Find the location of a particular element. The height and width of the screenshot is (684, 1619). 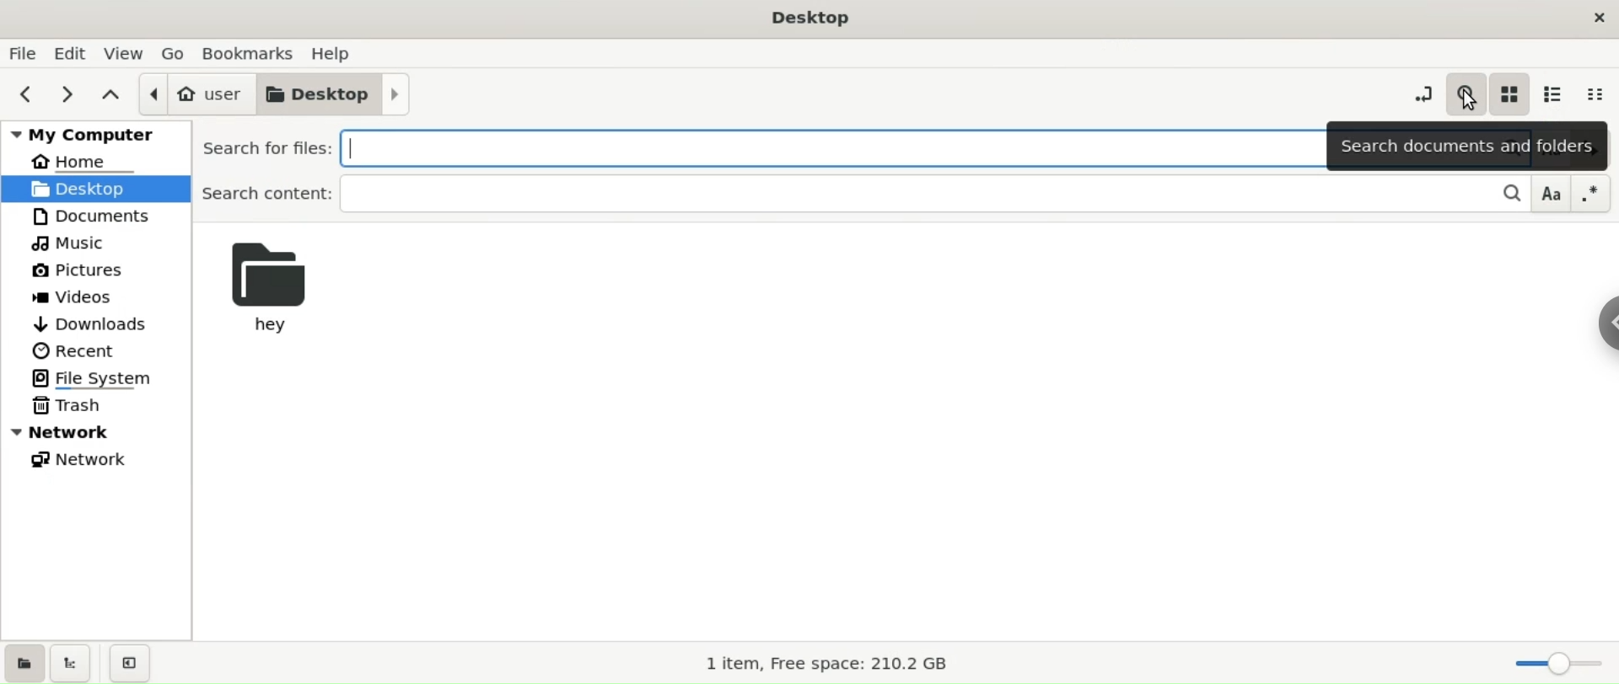

compact view is located at coordinates (1599, 95).